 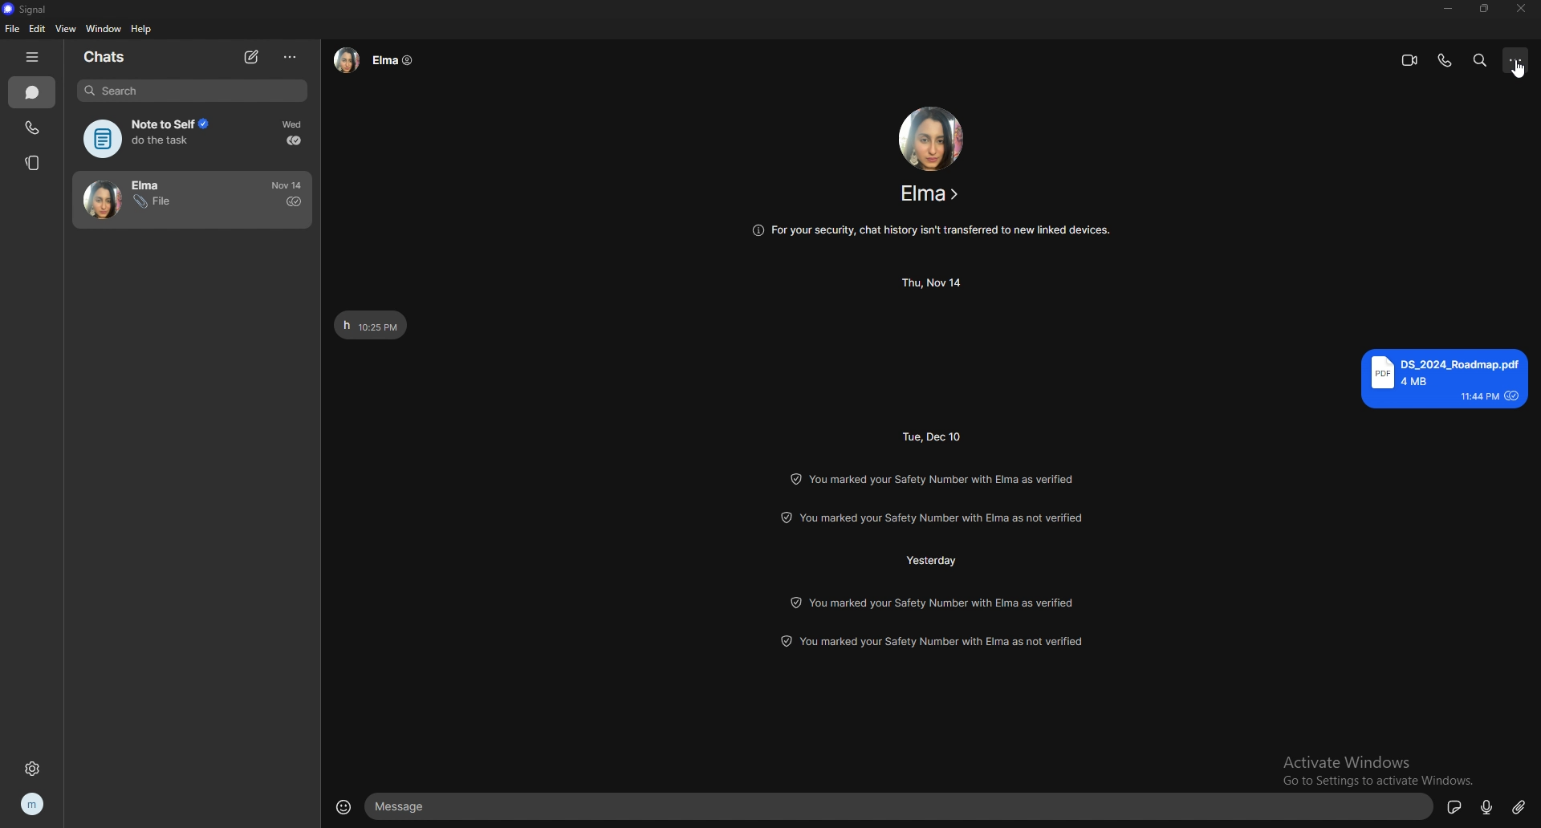 I want to click on emojis, so click(x=344, y=806).